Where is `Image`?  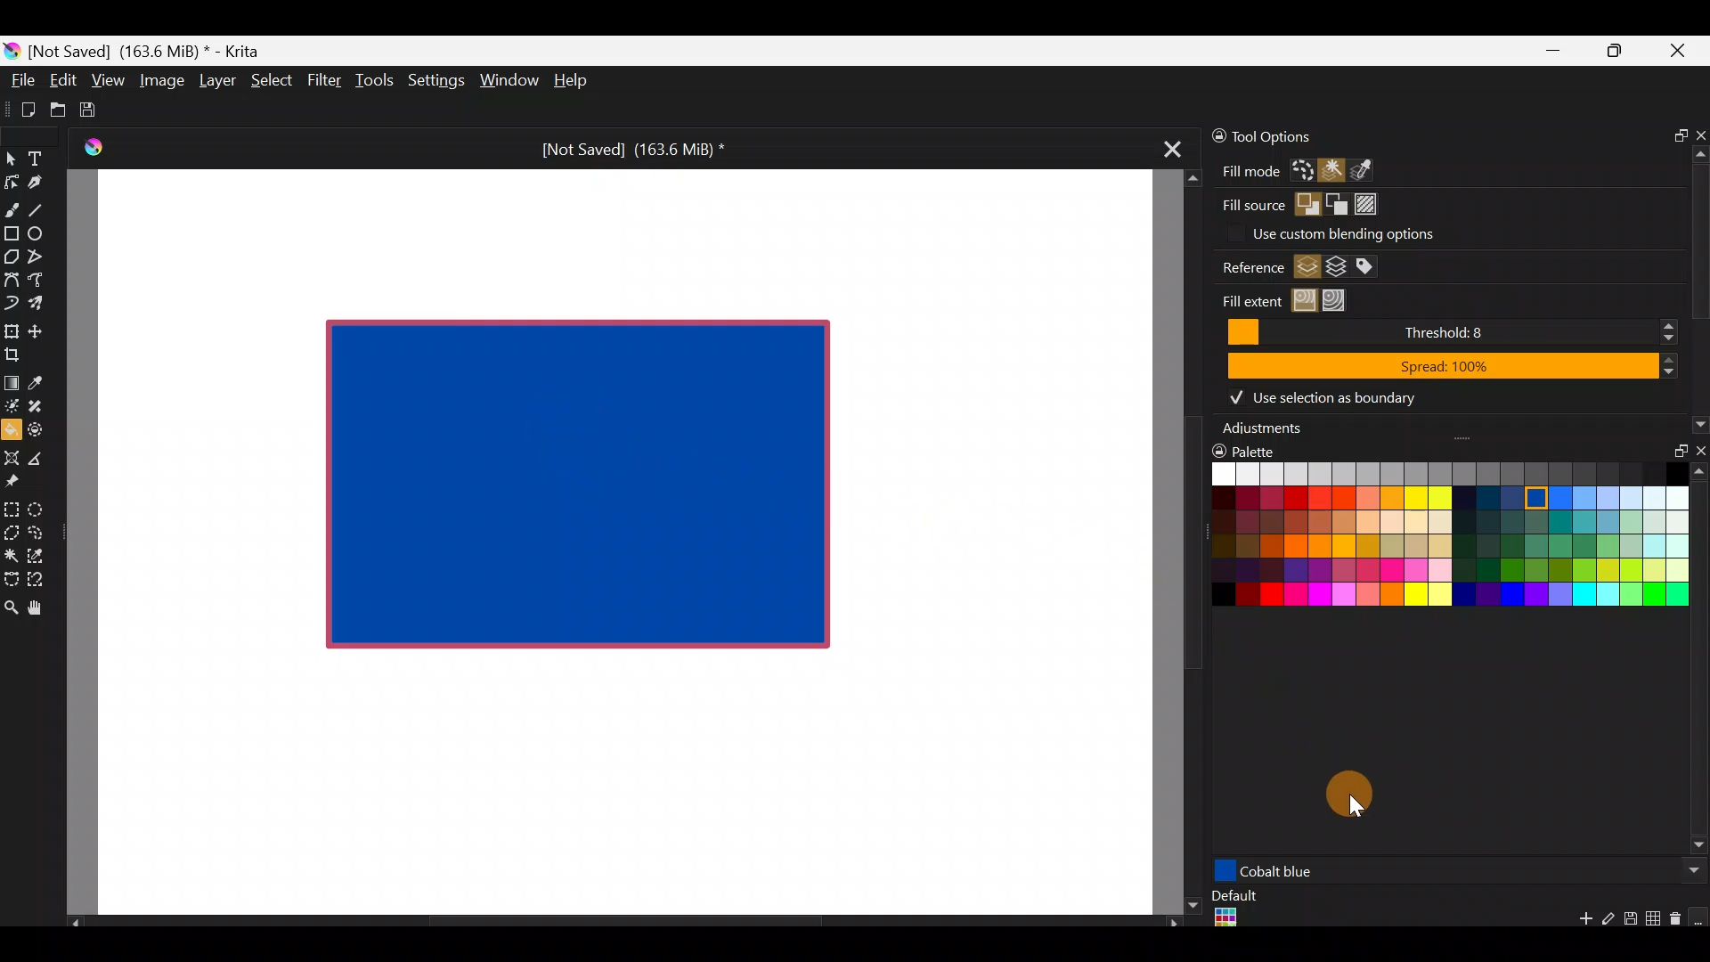 Image is located at coordinates (162, 82).